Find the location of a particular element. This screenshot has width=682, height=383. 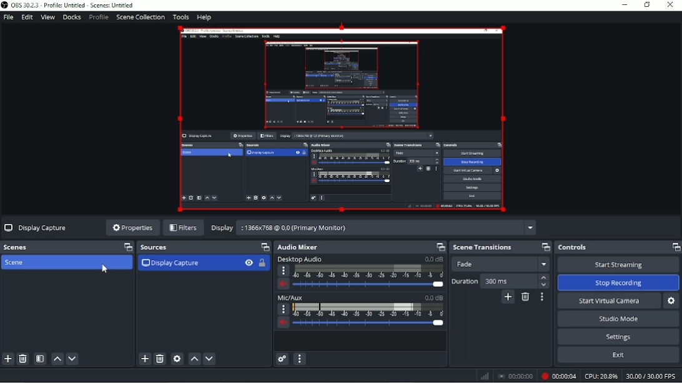

Maximize is located at coordinates (675, 246).